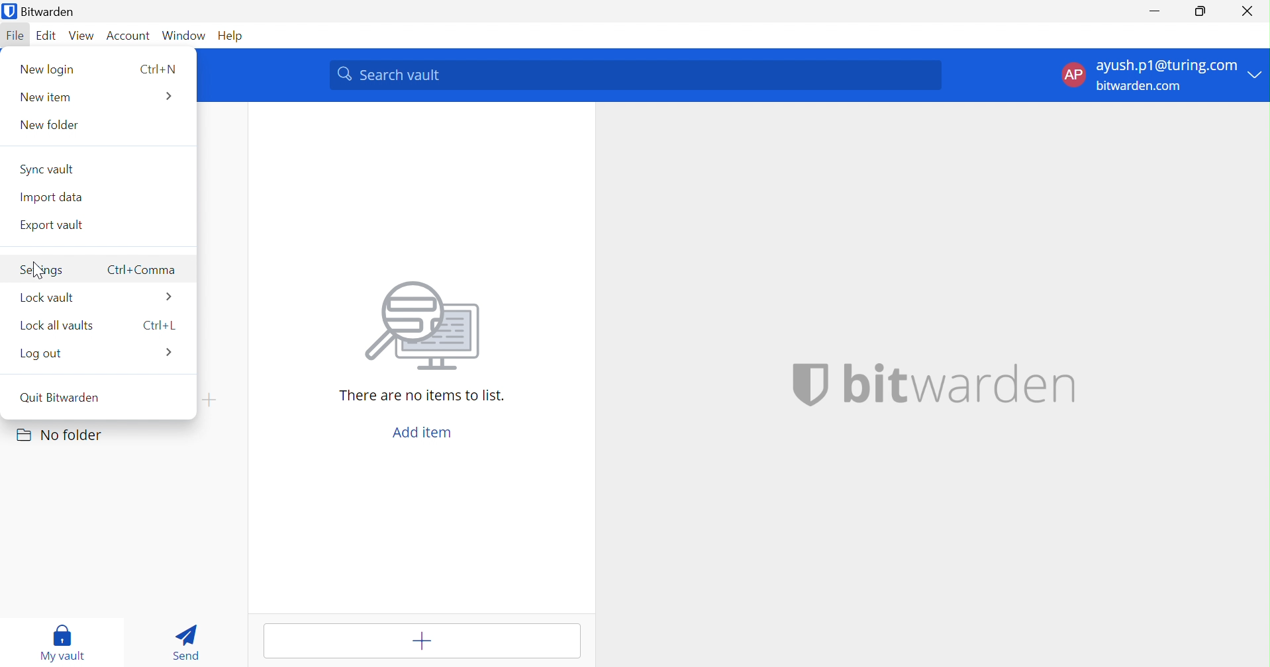 The width and height of the screenshot is (1270, 667). I want to click on Bitwarden, so click(43, 11).